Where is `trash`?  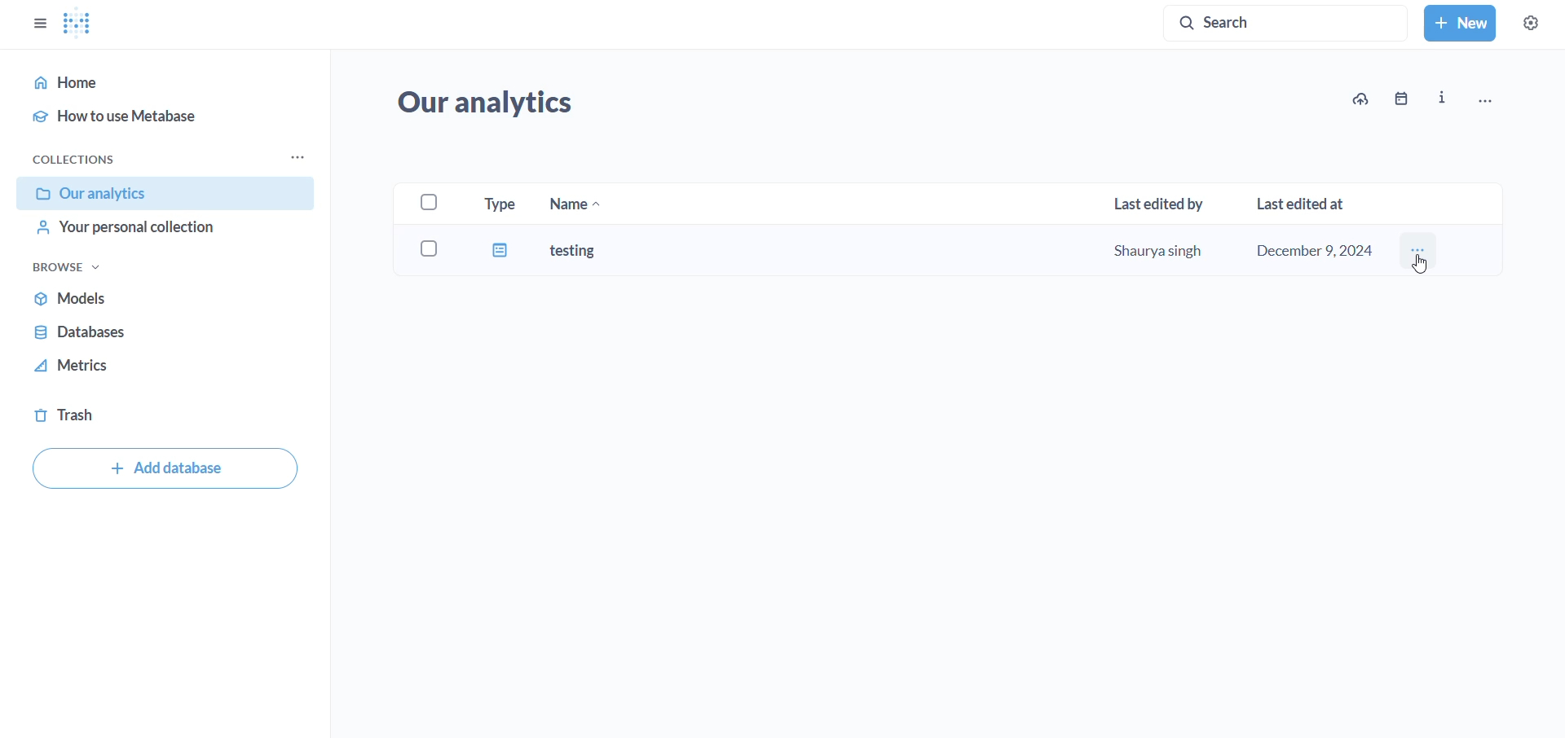 trash is located at coordinates (129, 412).